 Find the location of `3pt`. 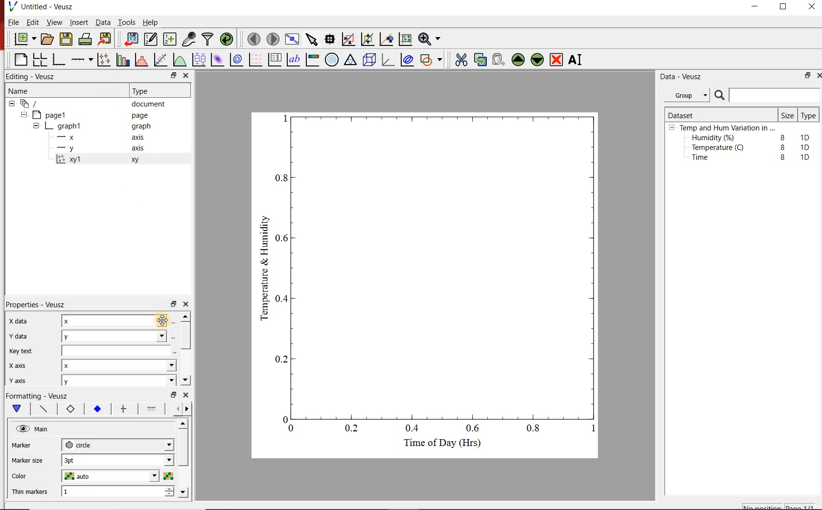

3pt is located at coordinates (81, 459).